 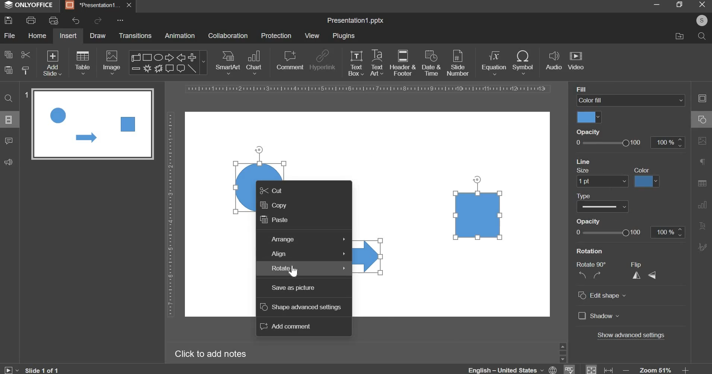 What do you see at coordinates (602, 296) in the screenshot?
I see `edit shape` at bounding box center [602, 296].